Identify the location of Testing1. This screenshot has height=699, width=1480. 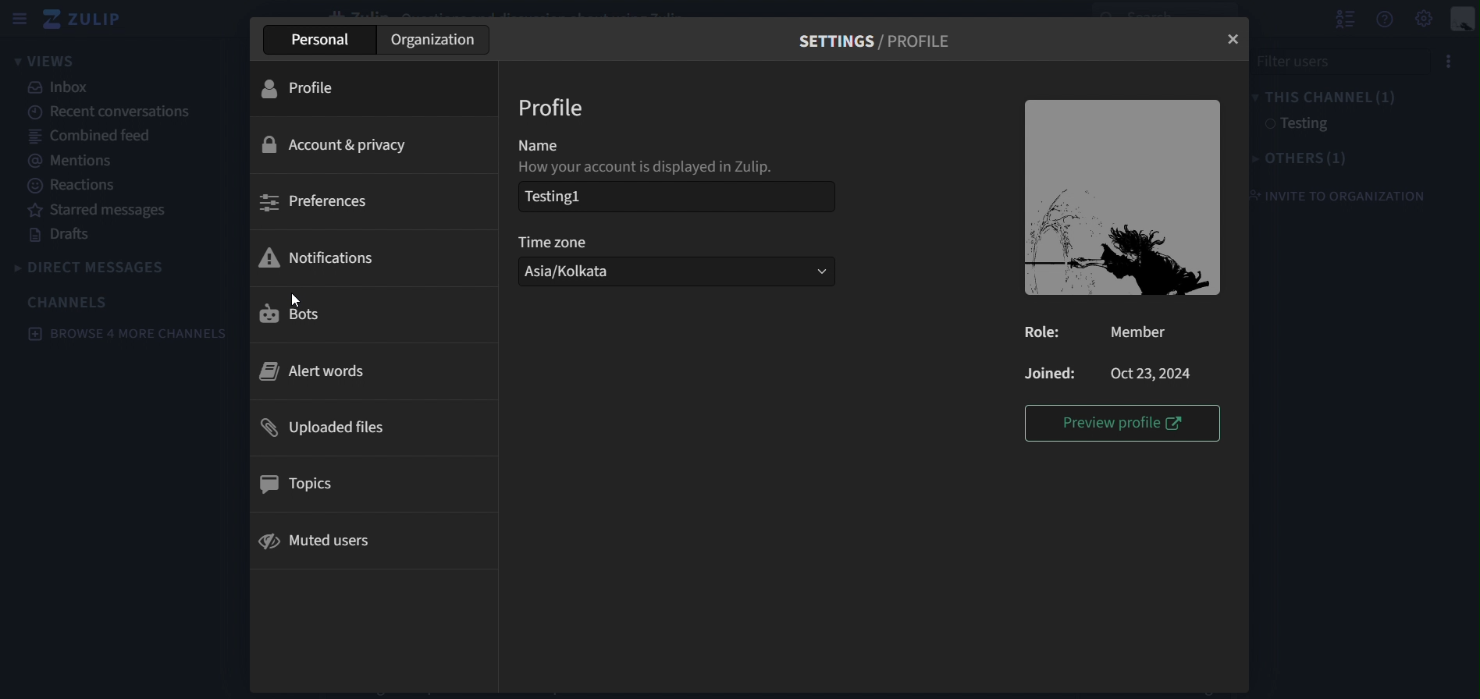
(671, 197).